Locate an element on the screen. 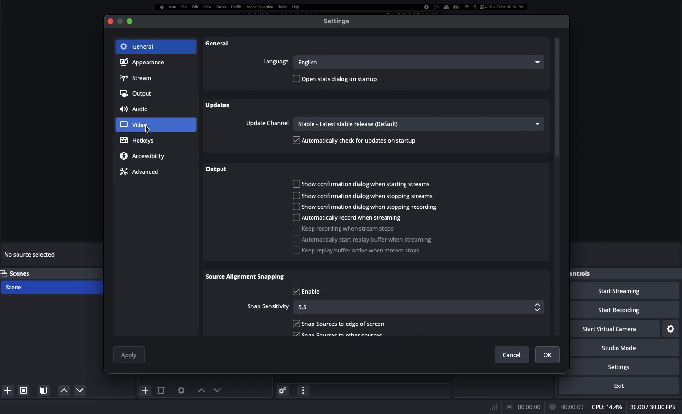  Automatically check for updates on startup is located at coordinates (356, 140).